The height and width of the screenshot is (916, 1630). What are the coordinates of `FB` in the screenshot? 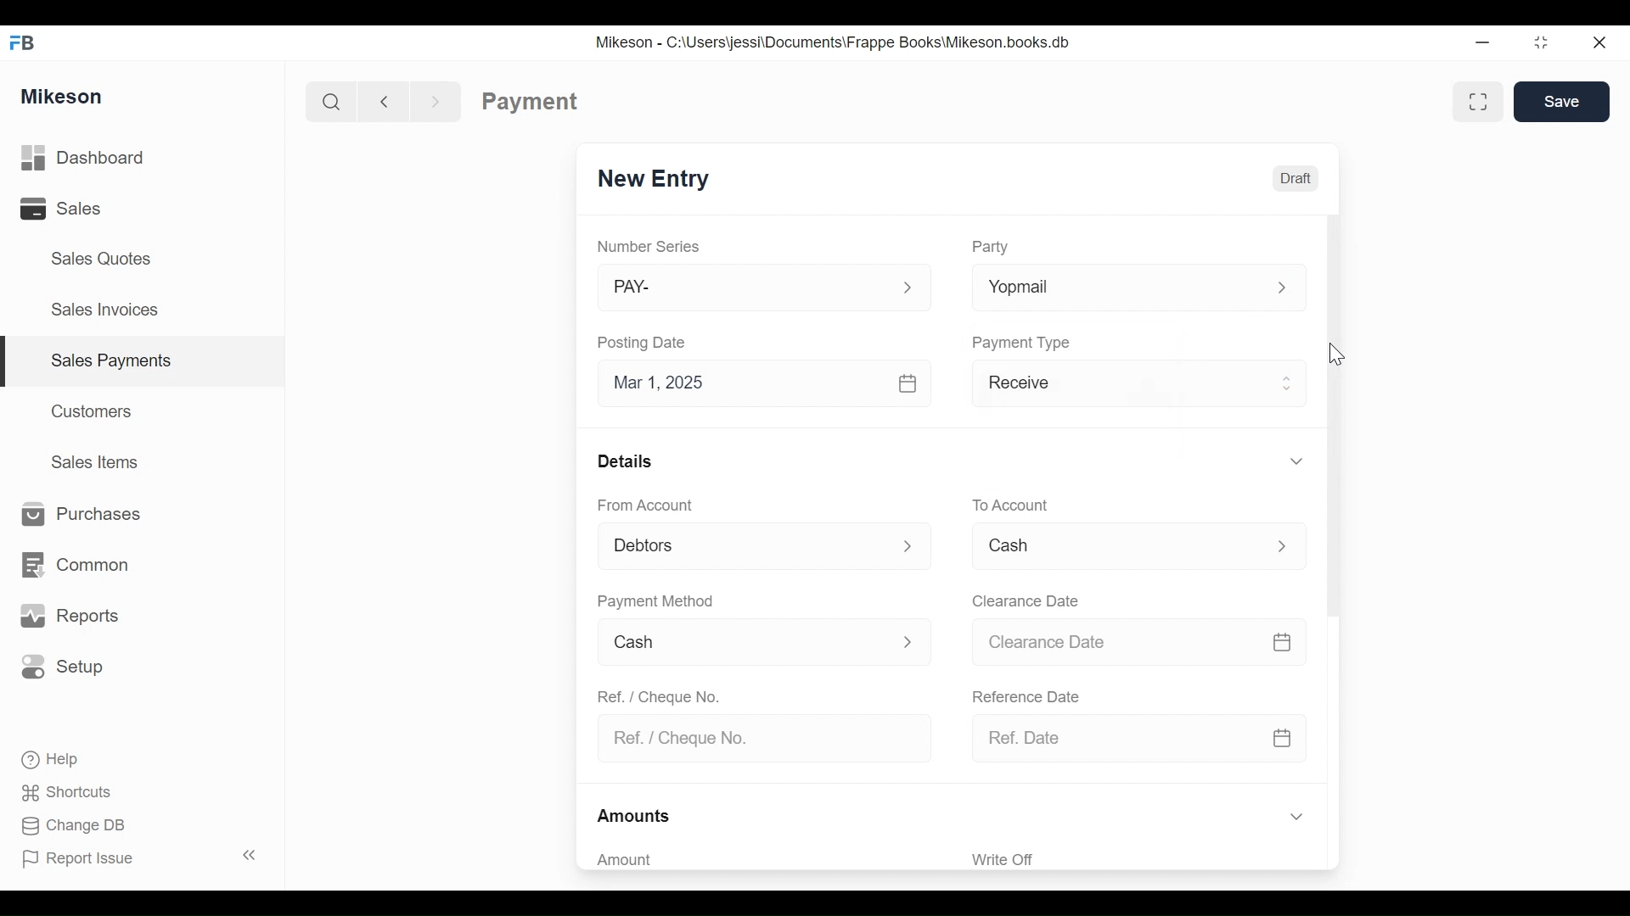 It's located at (27, 40).